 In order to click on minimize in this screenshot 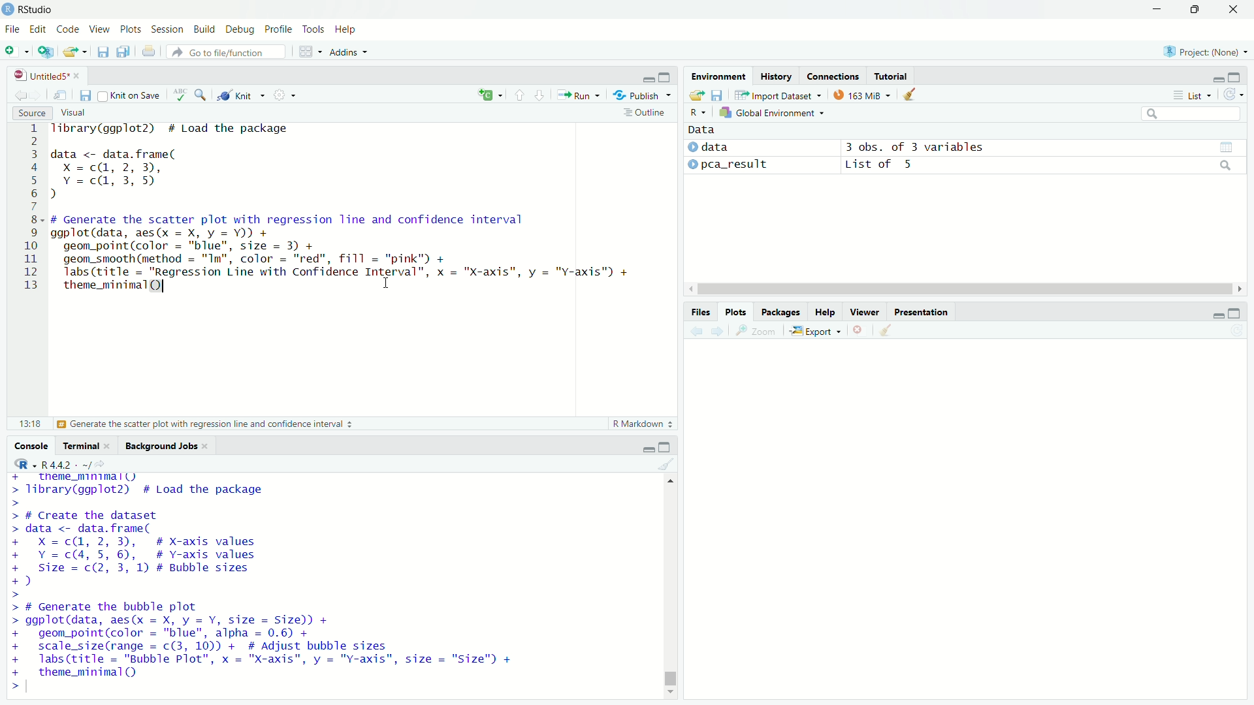, I will do `click(647, 447)`.